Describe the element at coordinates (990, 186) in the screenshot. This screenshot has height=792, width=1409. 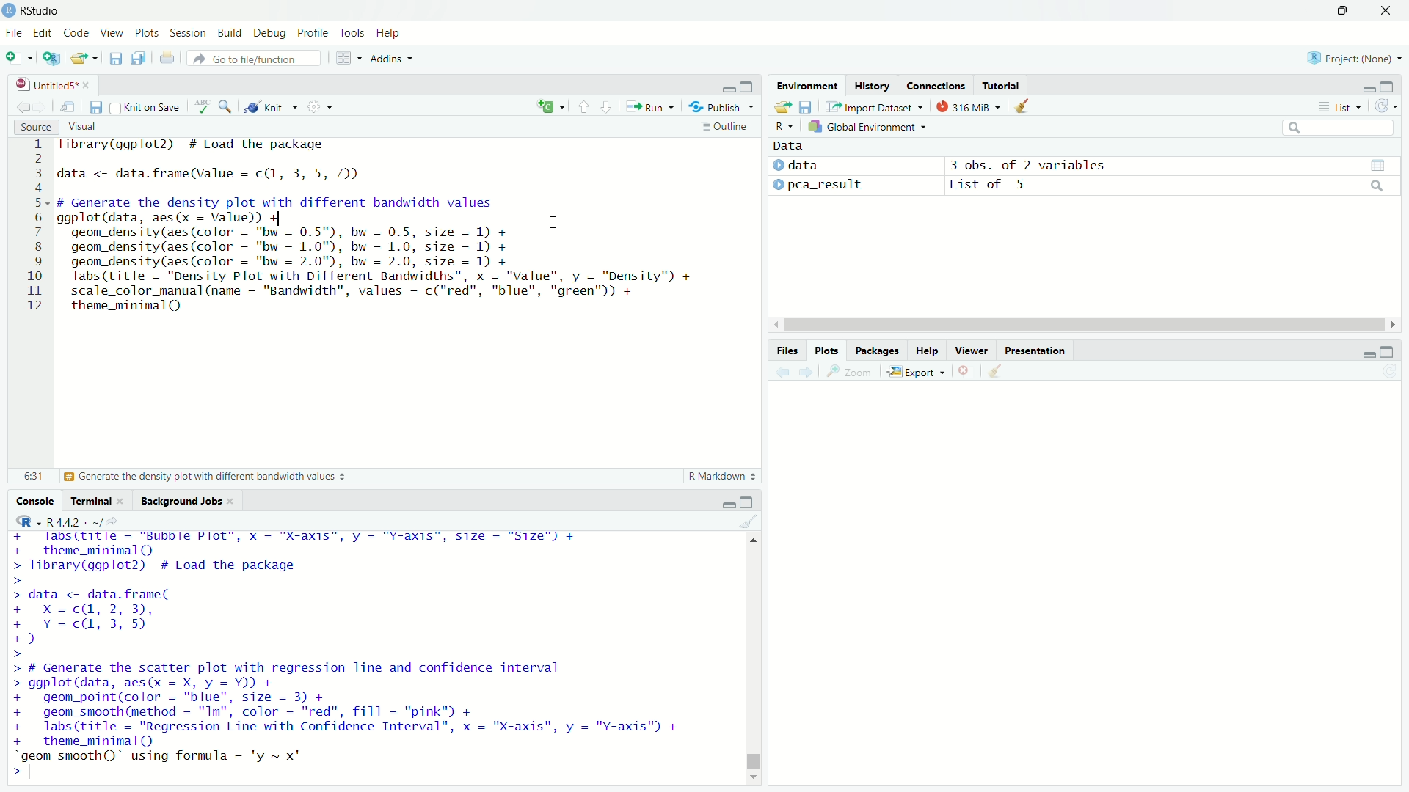
I see `List of 5` at that location.